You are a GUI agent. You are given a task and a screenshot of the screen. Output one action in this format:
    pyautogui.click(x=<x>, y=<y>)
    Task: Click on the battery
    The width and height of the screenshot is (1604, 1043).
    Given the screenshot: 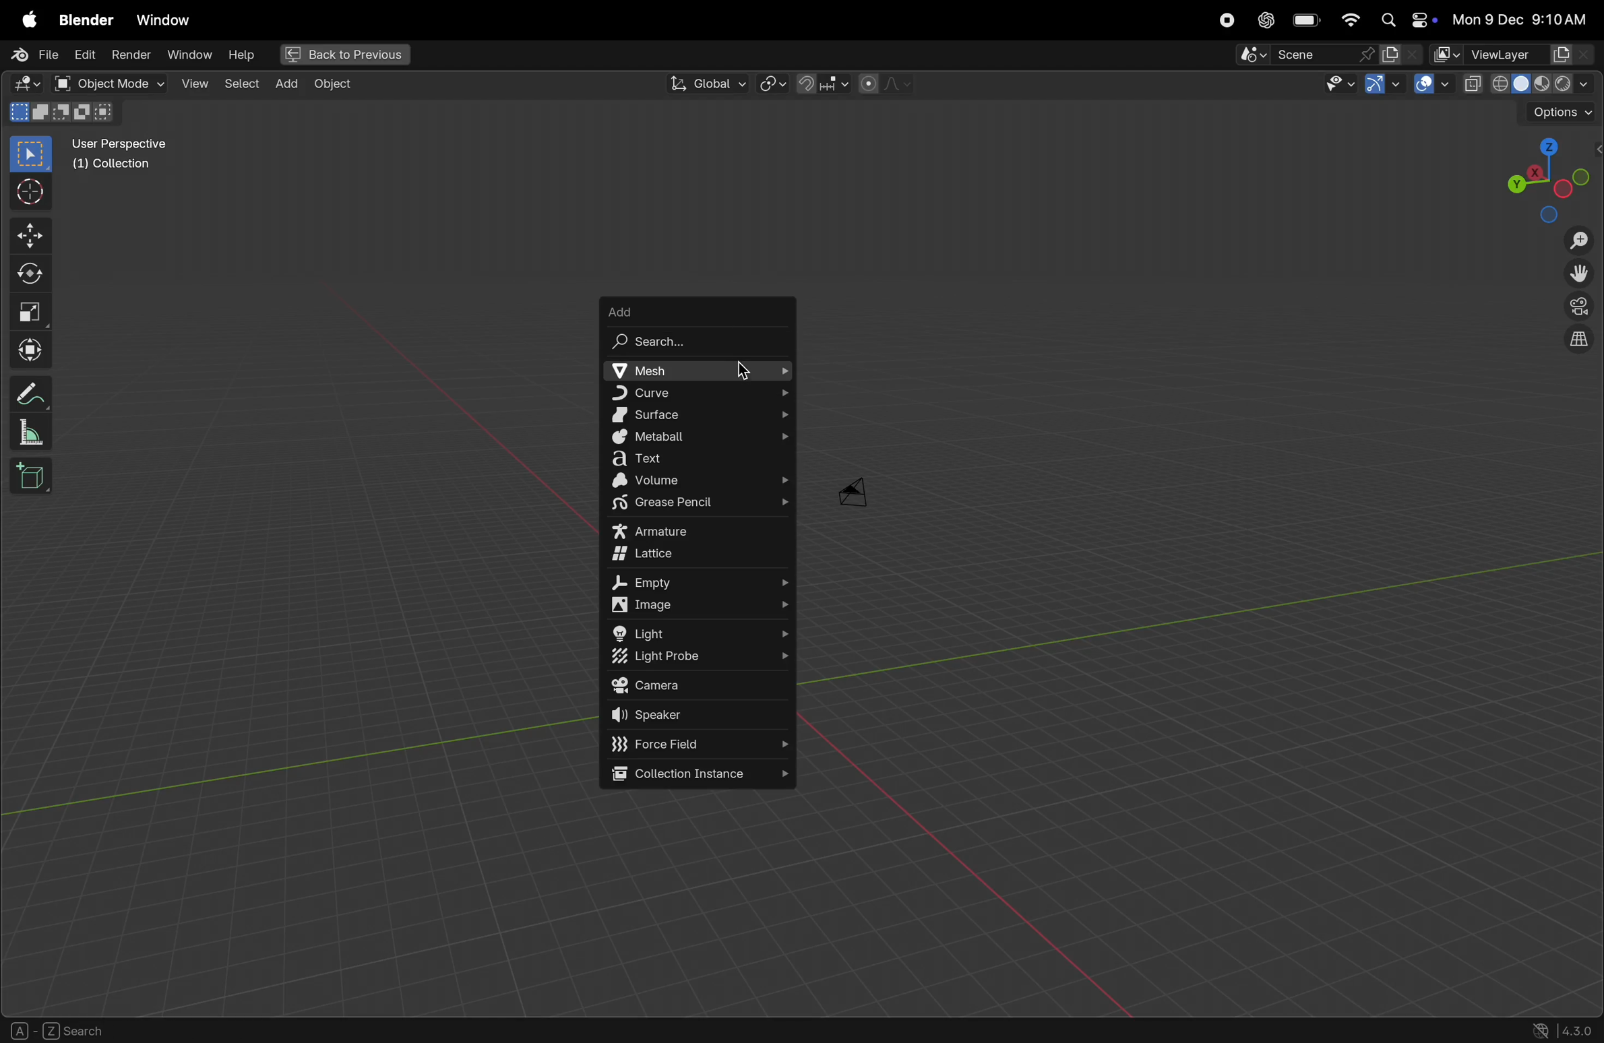 What is the action you would take?
    pyautogui.click(x=1307, y=22)
    